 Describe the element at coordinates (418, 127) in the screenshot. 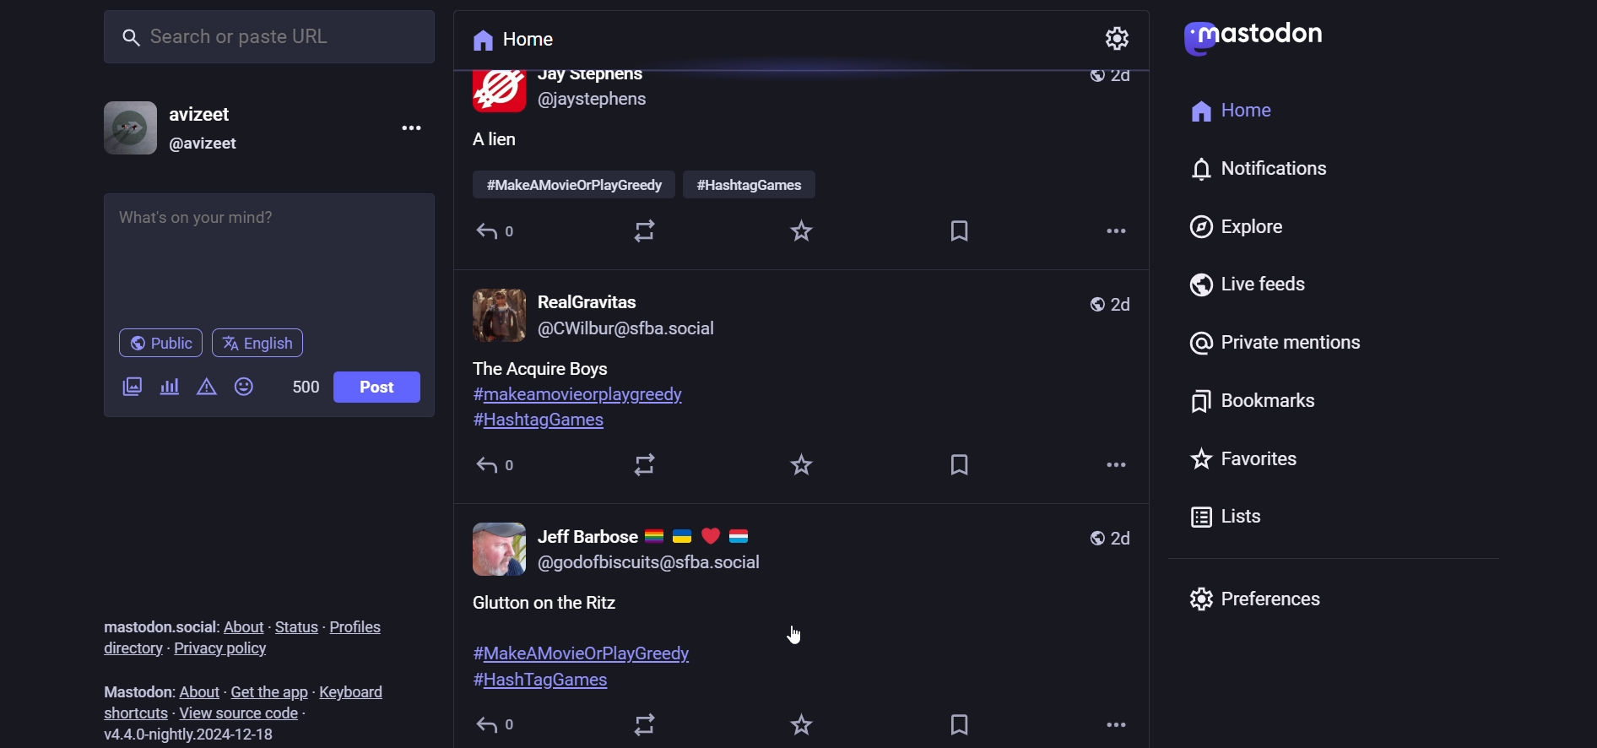

I see `more` at that location.